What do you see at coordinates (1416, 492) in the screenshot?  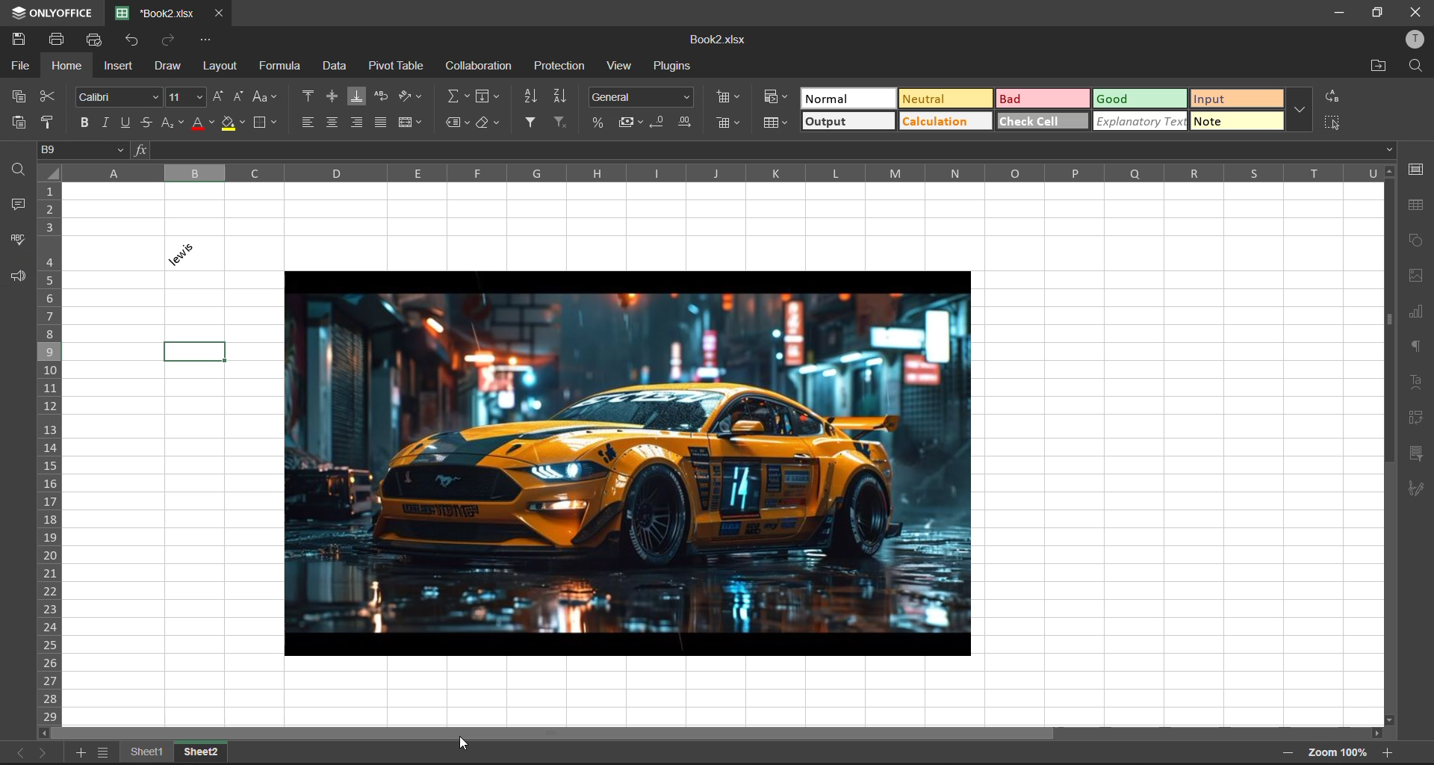 I see `signature` at bounding box center [1416, 492].